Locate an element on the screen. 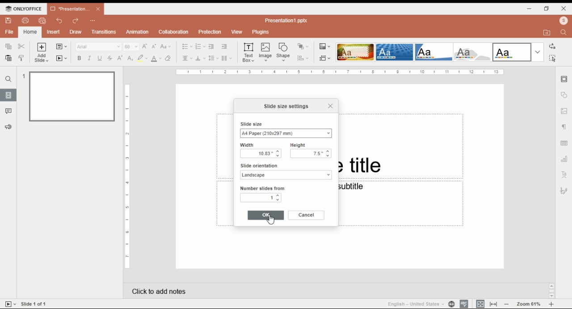 The image size is (572, 309). line spacing is located at coordinates (214, 58).